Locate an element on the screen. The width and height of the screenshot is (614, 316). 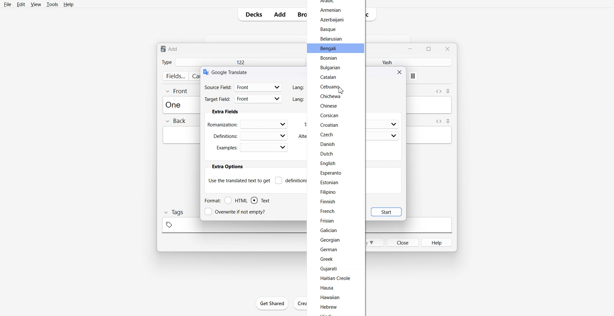
Lang: is located at coordinates (298, 99).